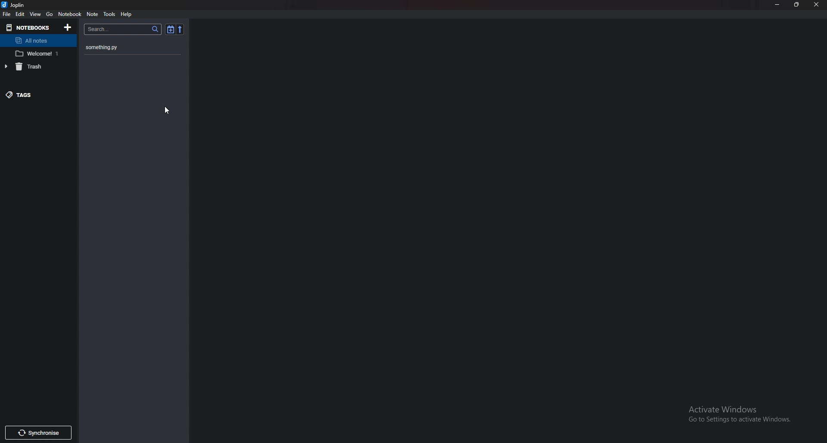 Image resolution: width=827 pixels, height=443 pixels. What do you see at coordinates (92, 15) in the screenshot?
I see `note` at bounding box center [92, 15].